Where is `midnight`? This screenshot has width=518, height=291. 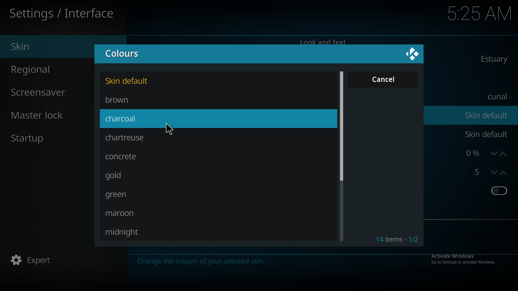
midnight is located at coordinates (125, 231).